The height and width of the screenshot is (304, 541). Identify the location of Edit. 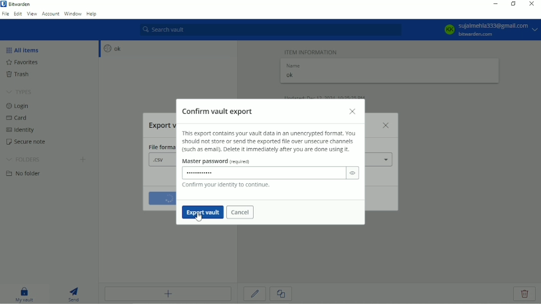
(255, 294).